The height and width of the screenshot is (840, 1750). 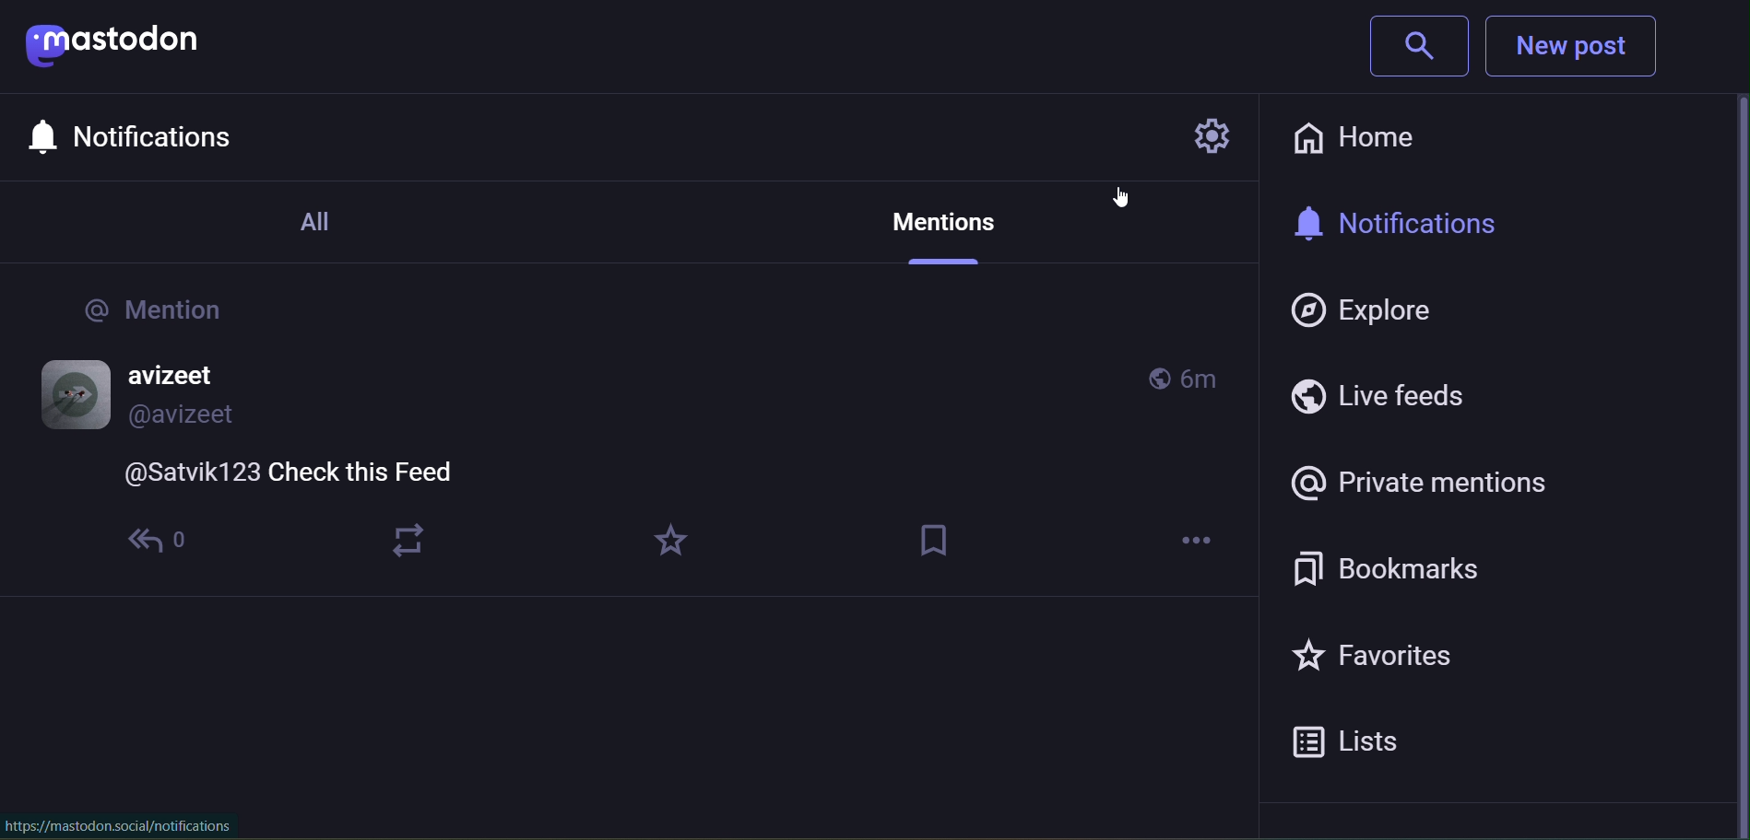 What do you see at coordinates (117, 826) in the screenshot?
I see `https://mastodon.social/notifications` at bounding box center [117, 826].